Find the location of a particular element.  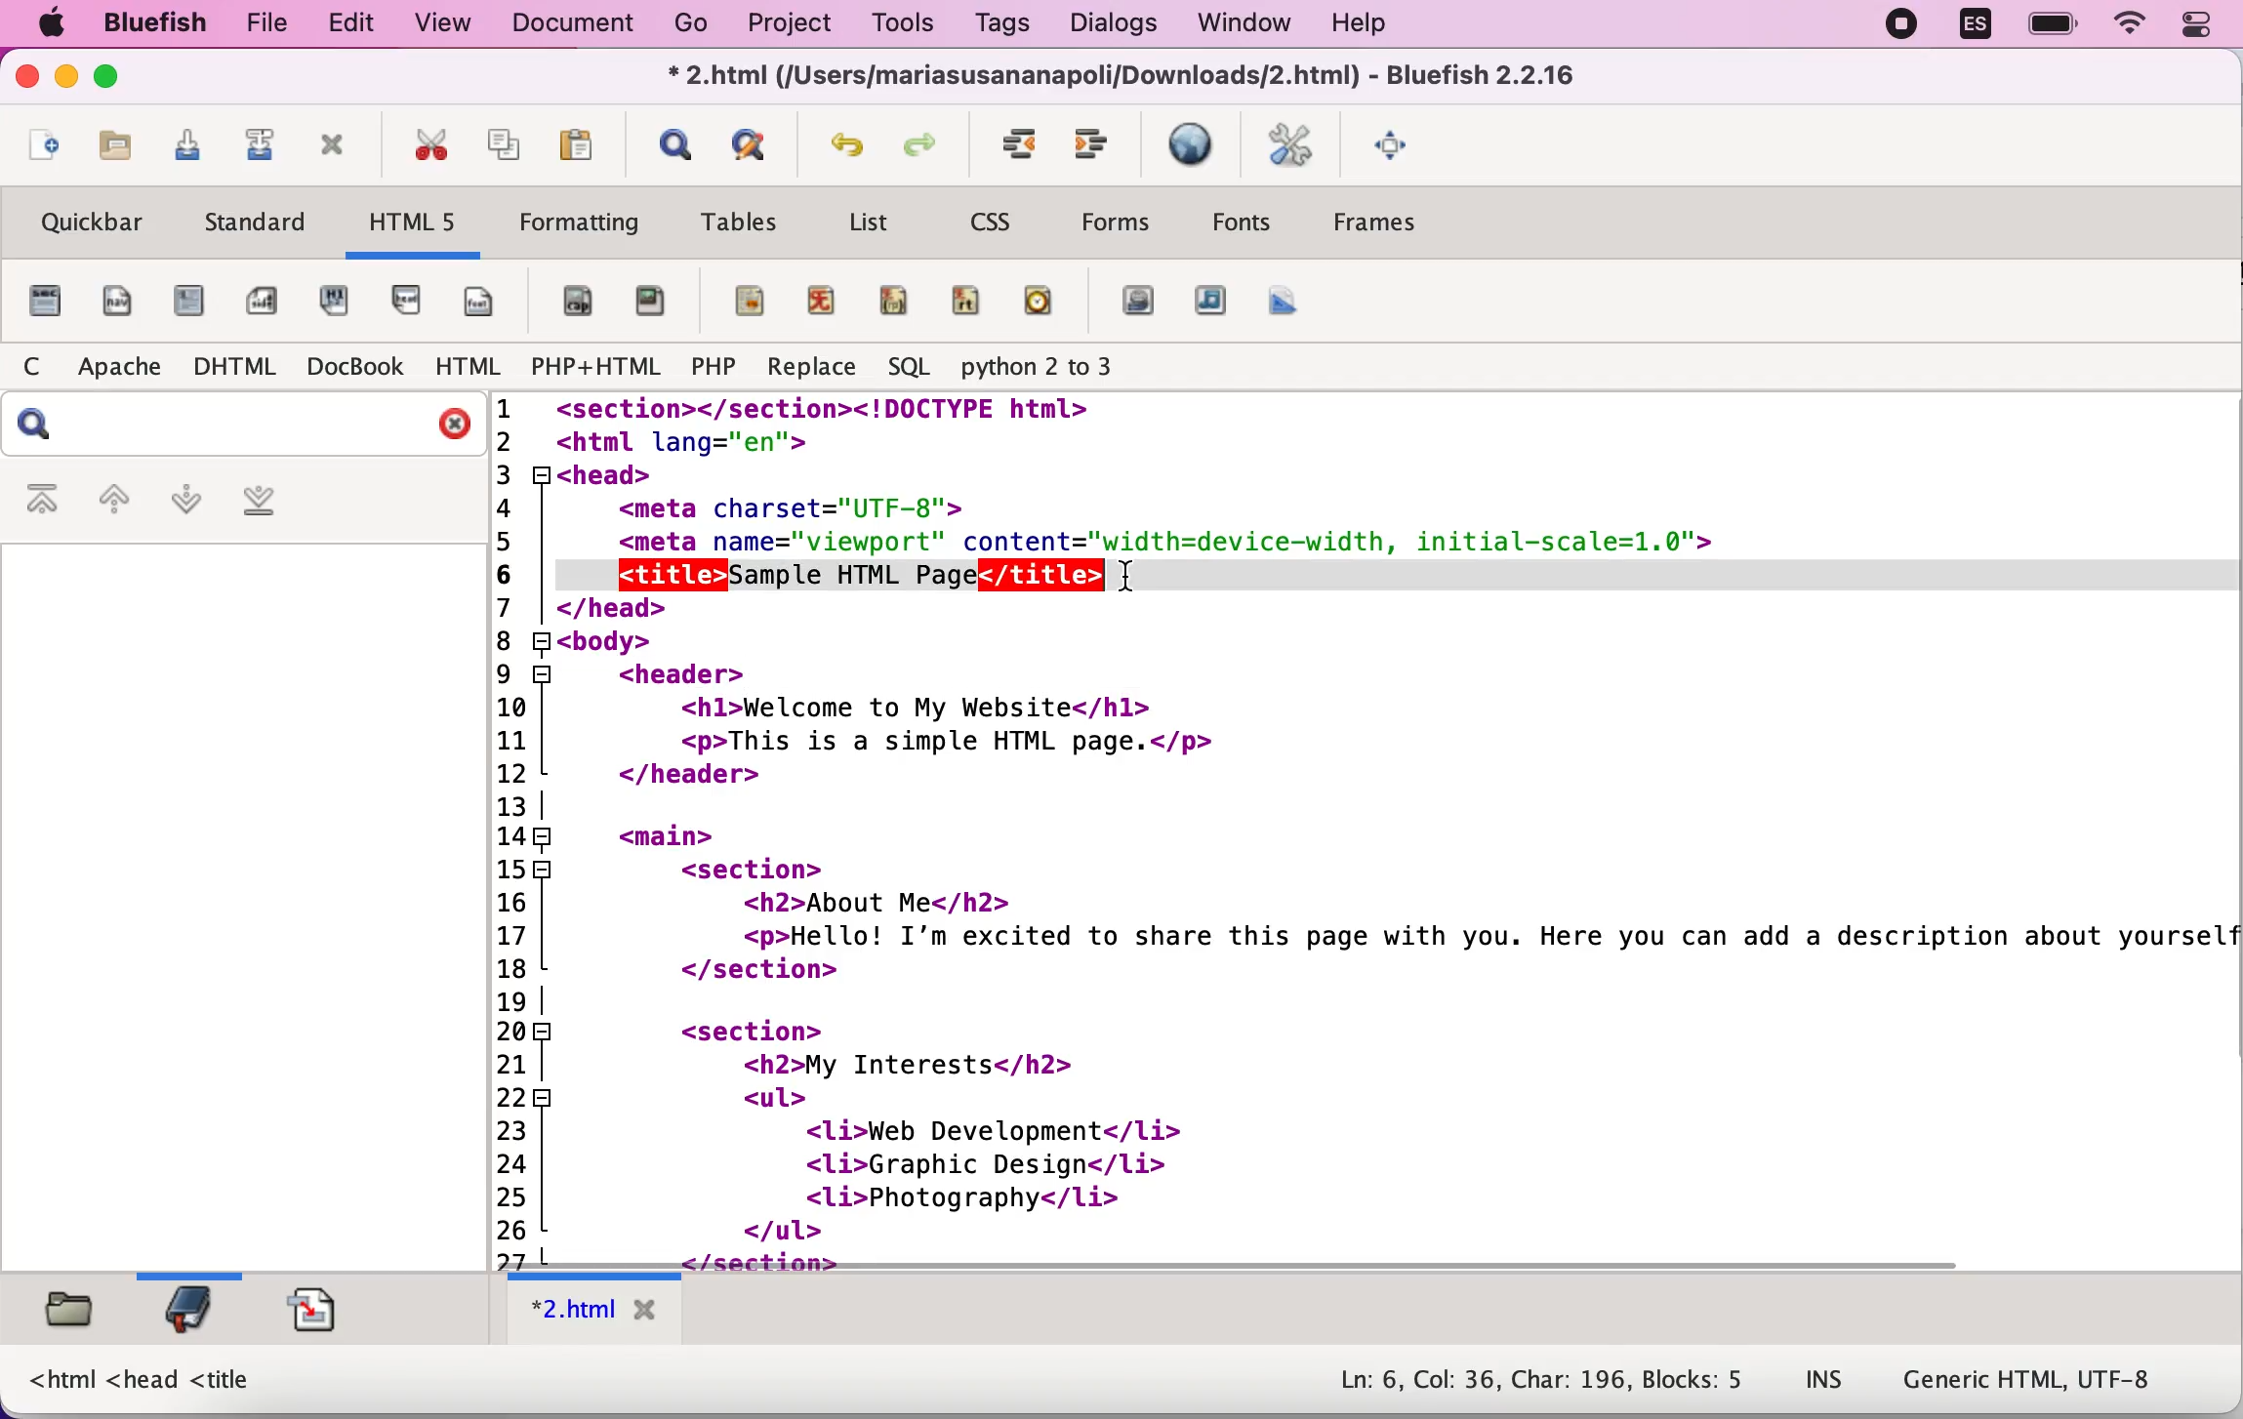

tags is located at coordinates (1015, 25).